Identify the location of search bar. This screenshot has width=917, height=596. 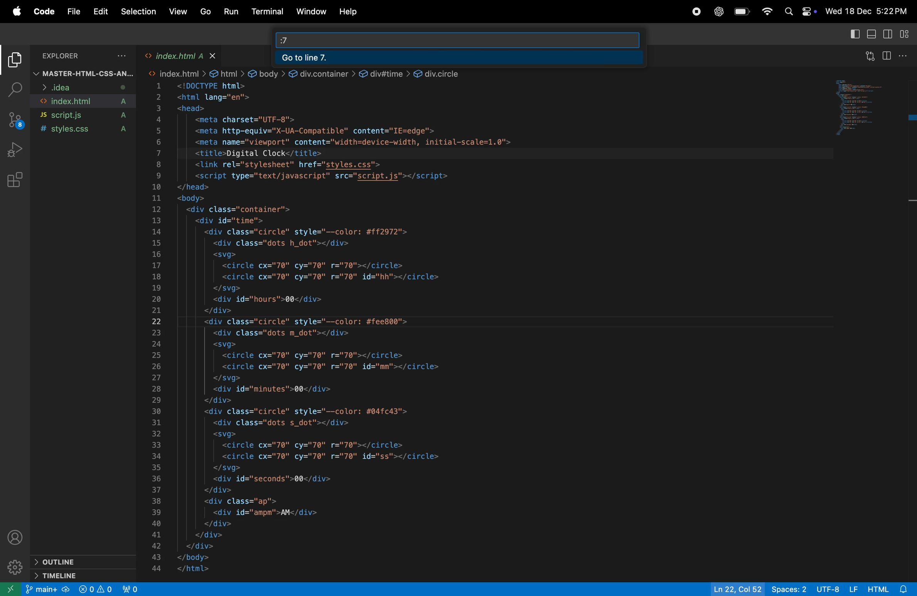
(476, 39).